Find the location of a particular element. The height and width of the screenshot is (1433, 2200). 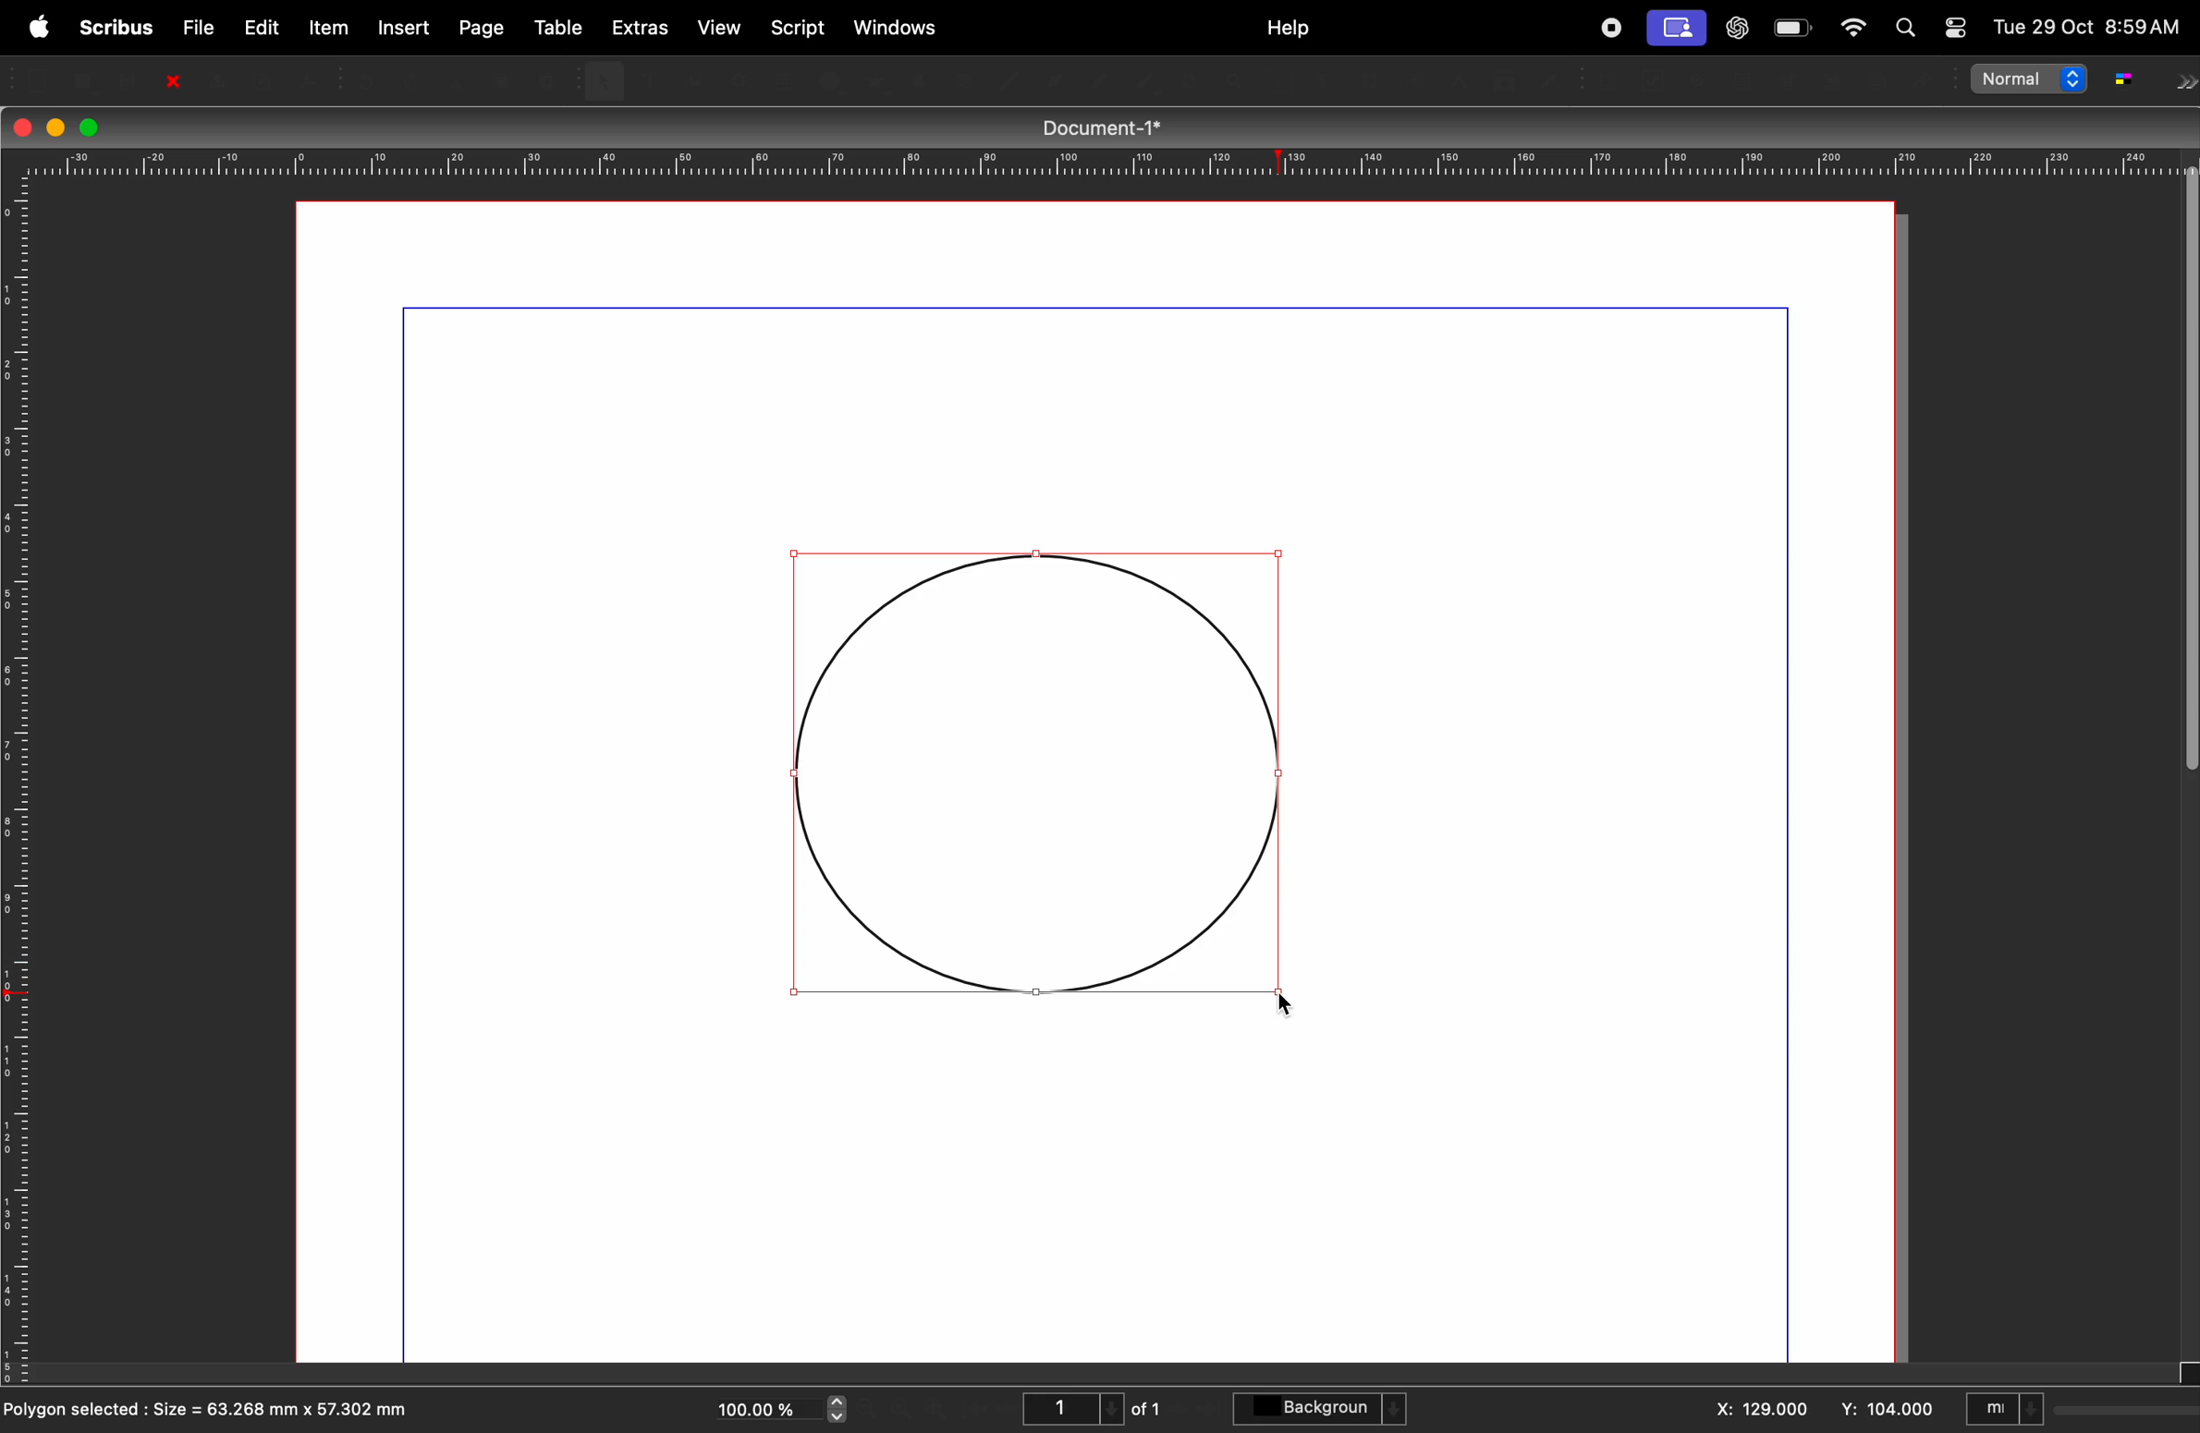

background is located at coordinates (1325, 1411).